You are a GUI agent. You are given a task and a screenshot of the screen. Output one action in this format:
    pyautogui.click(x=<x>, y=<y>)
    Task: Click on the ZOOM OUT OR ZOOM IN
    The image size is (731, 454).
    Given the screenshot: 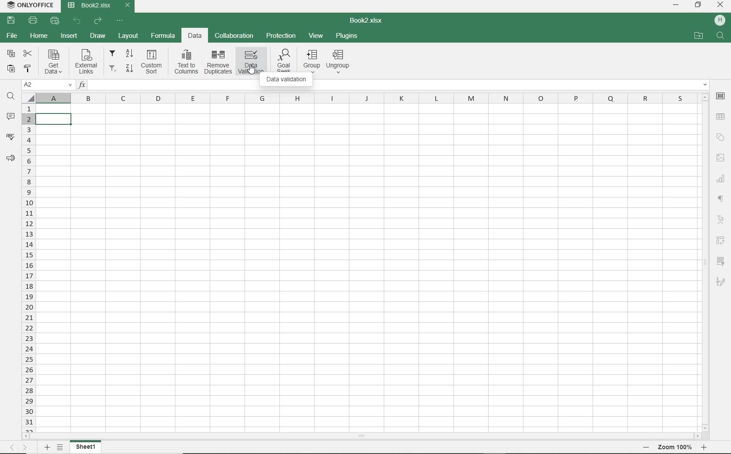 What is the action you would take?
    pyautogui.click(x=672, y=447)
    